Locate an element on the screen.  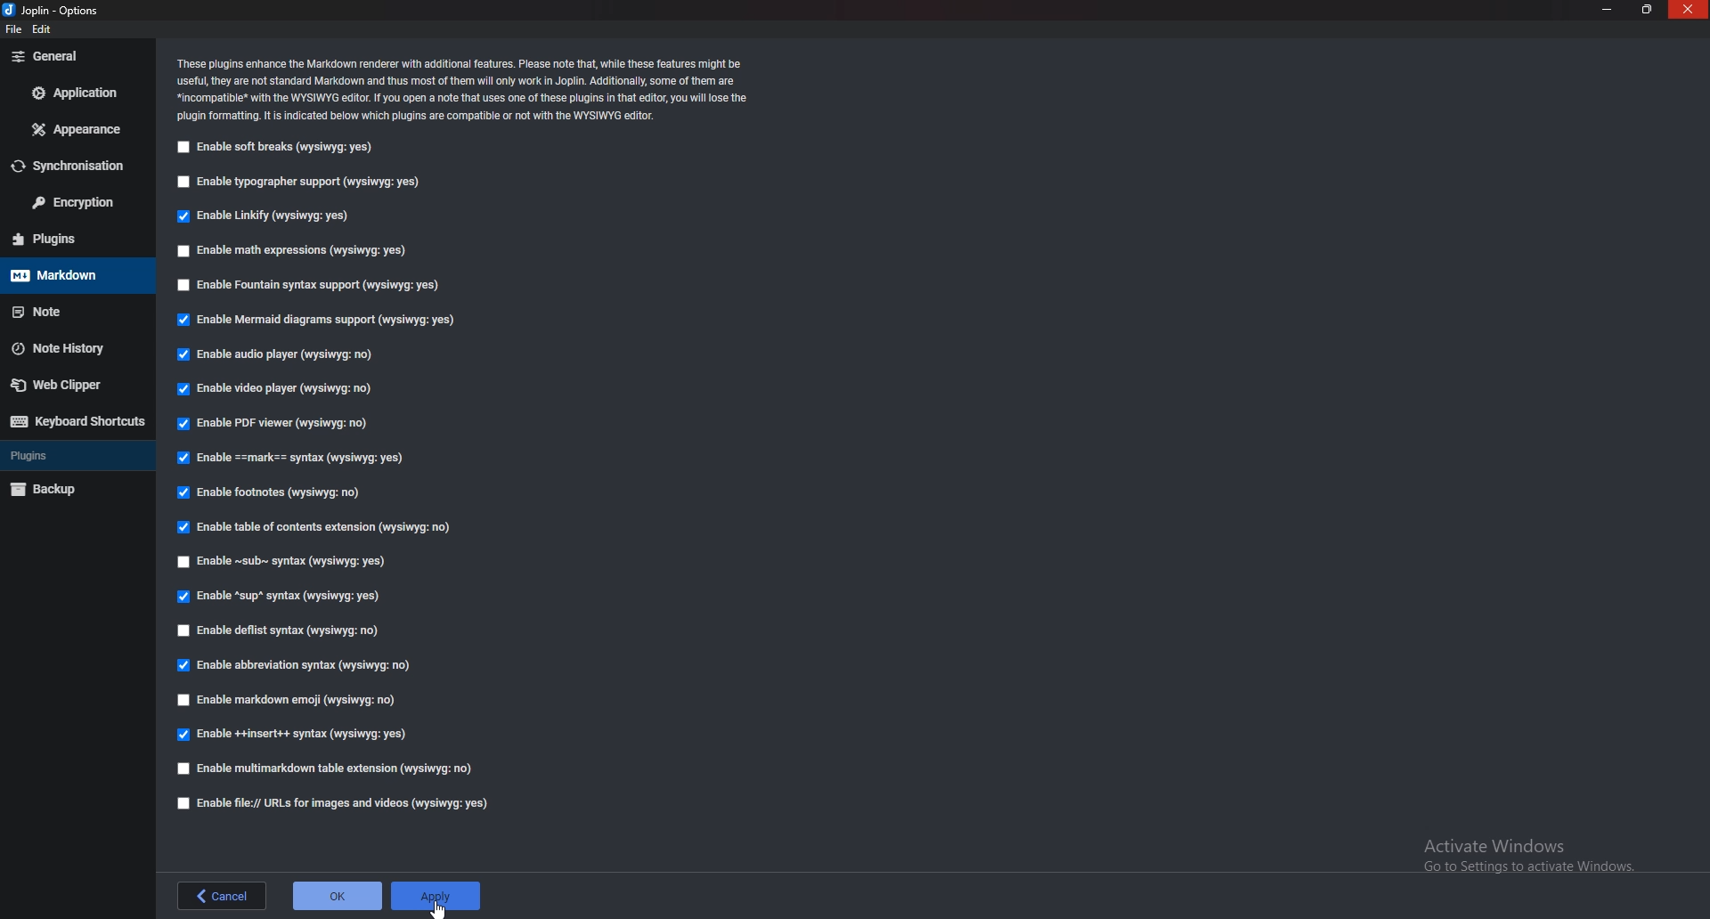
Resize is located at coordinates (1645, 9).